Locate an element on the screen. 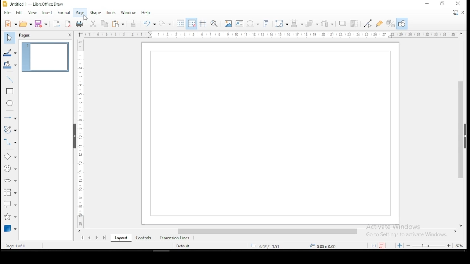  save is located at coordinates (384, 245).